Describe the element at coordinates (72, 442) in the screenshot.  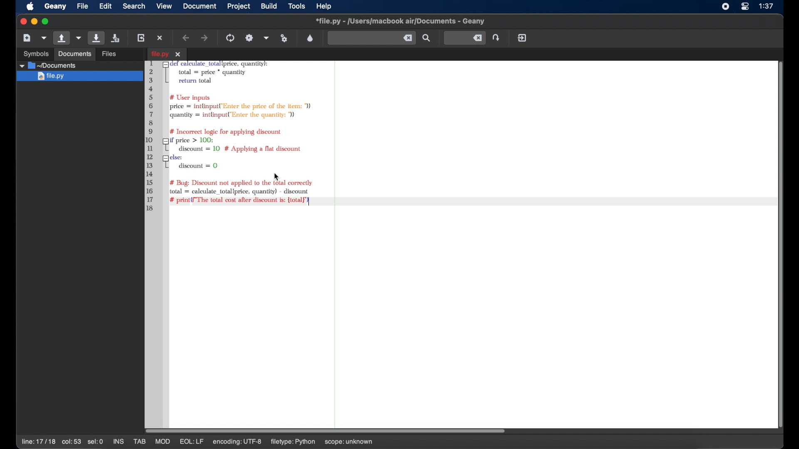
I see `col:51` at that location.